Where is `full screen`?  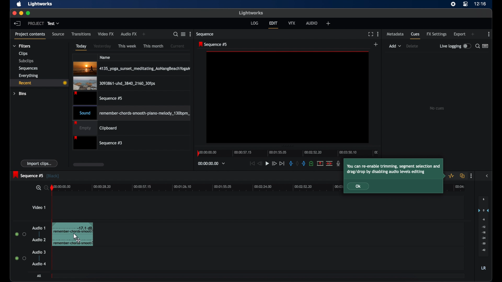 full screen is located at coordinates (370, 34).